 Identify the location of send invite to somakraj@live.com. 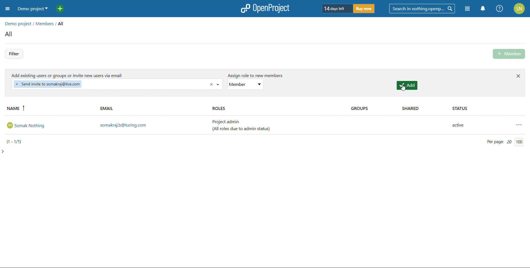
(48, 84).